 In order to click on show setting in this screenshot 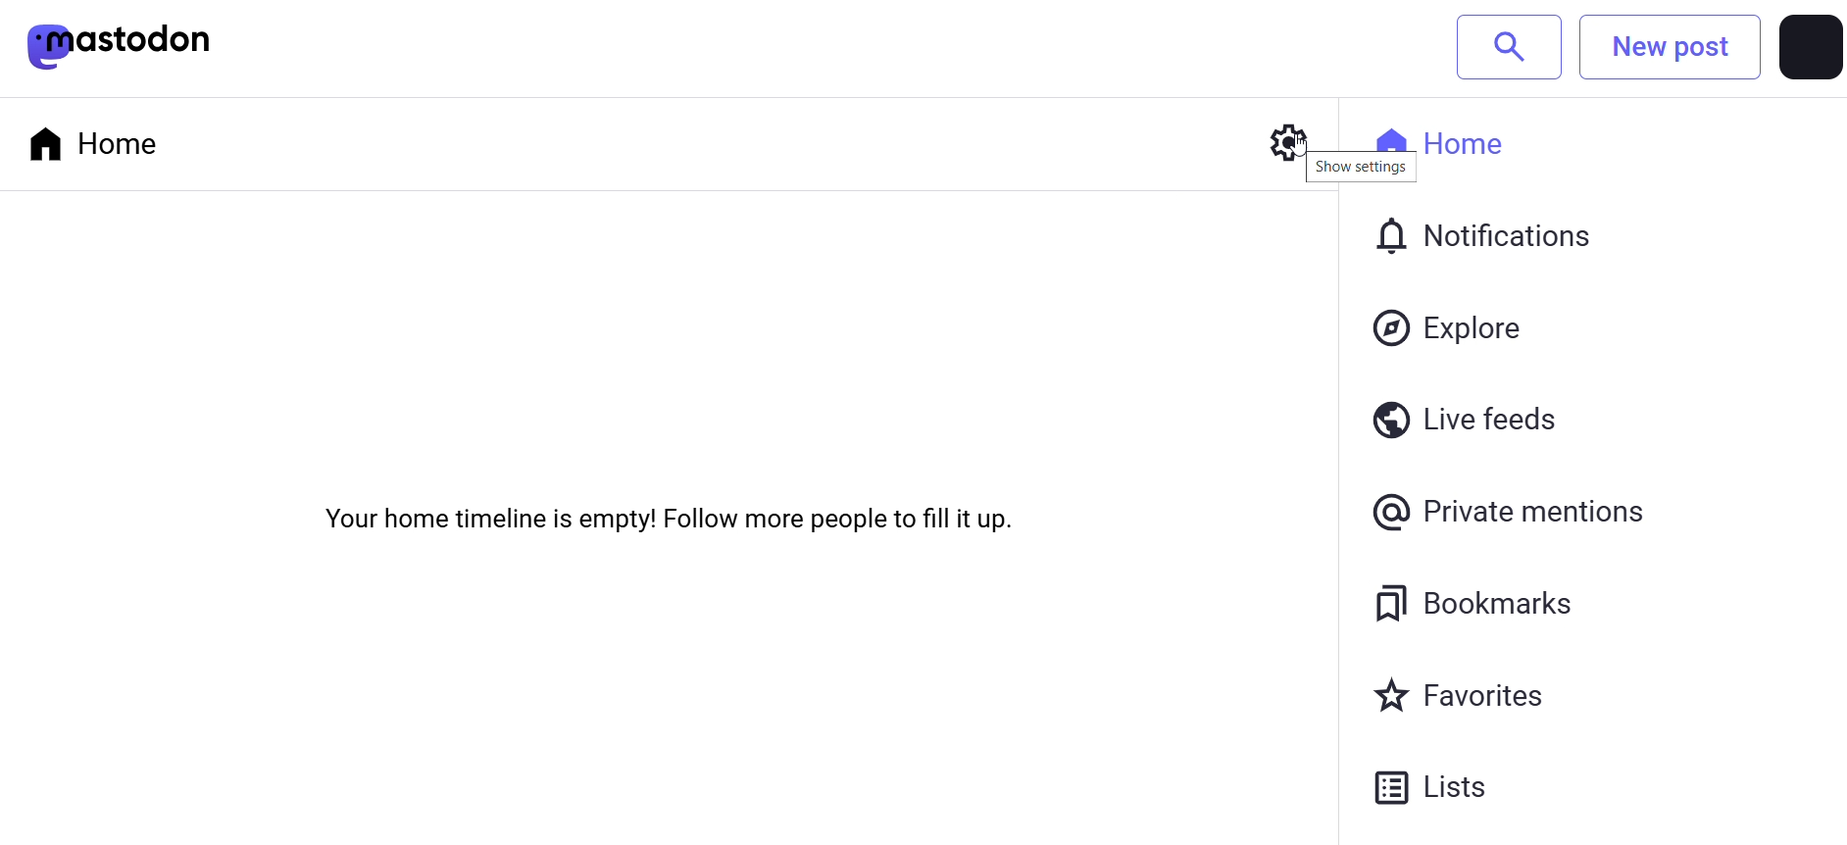, I will do `click(1364, 174)`.